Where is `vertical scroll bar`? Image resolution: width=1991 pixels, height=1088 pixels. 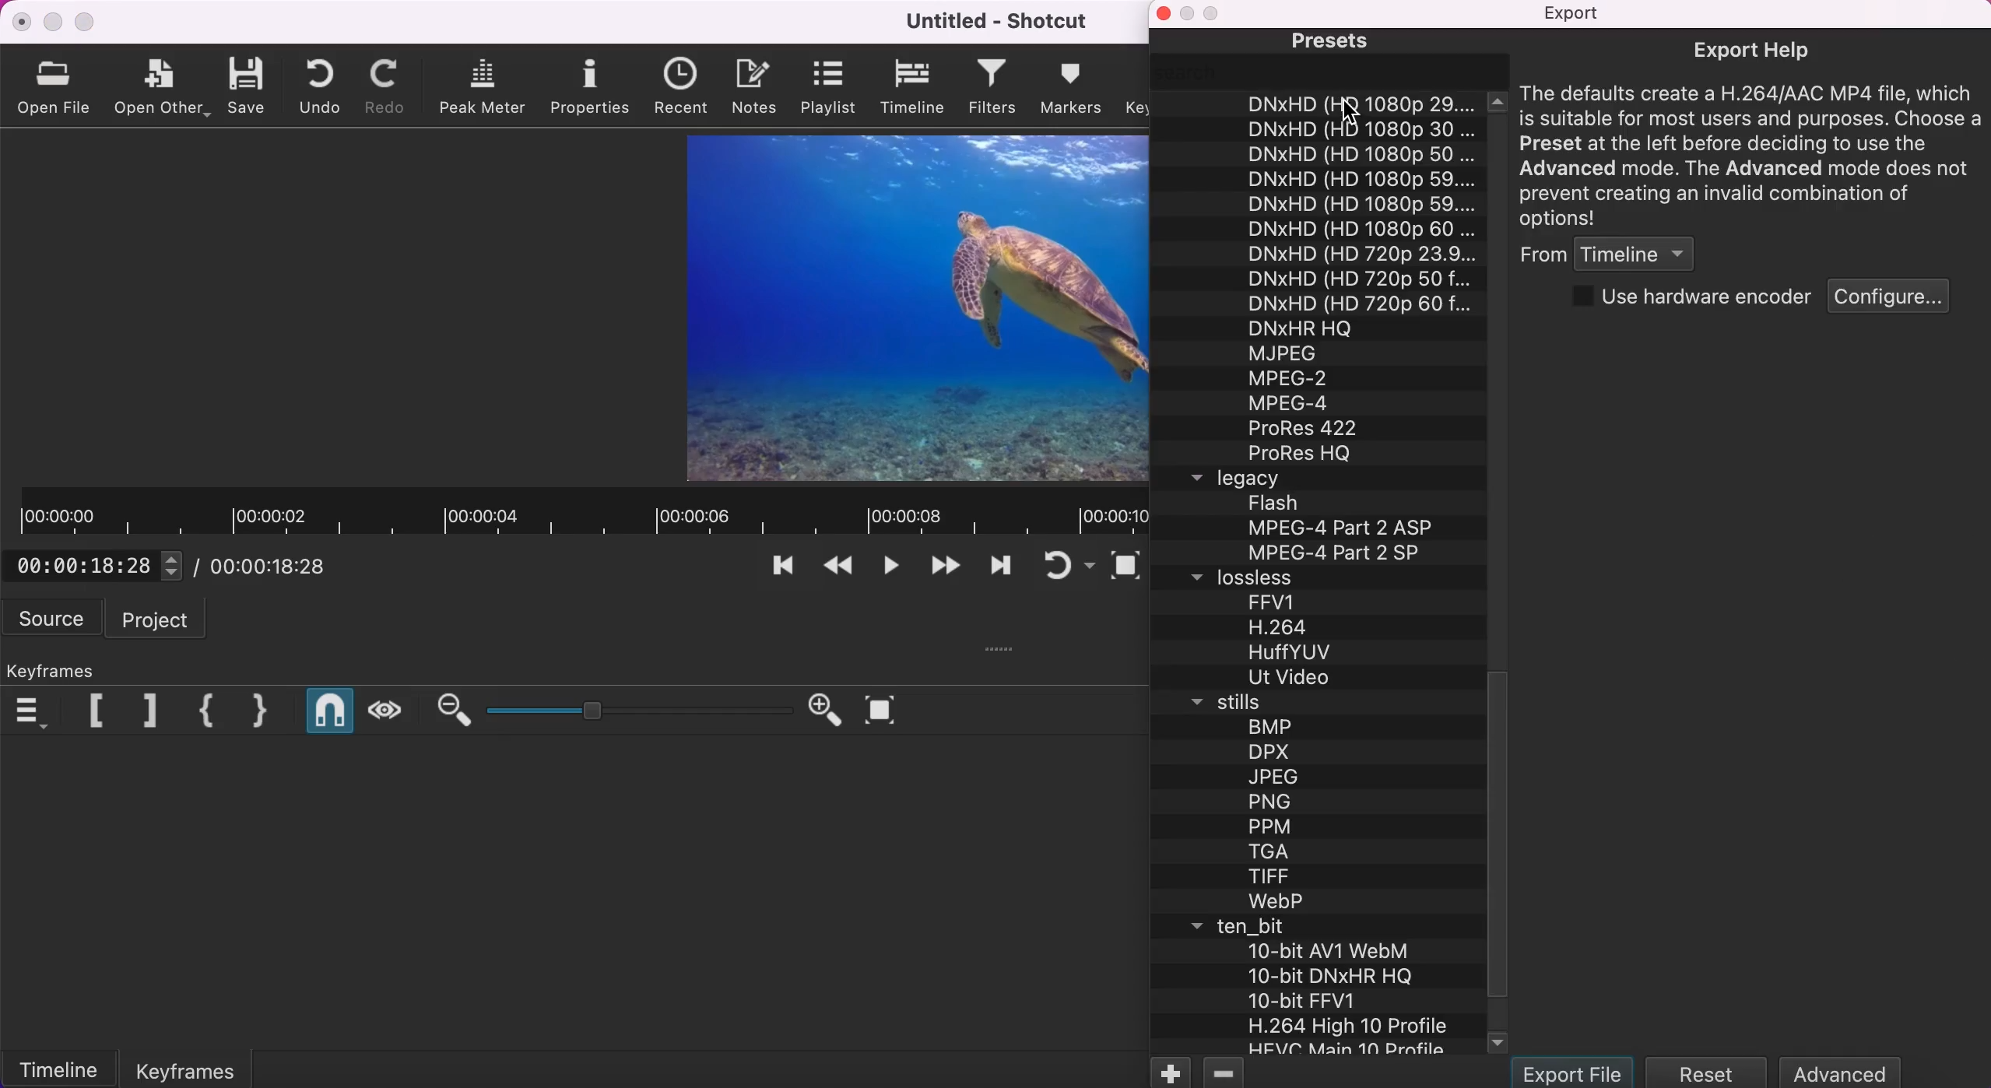
vertical scroll bar is located at coordinates (1495, 570).